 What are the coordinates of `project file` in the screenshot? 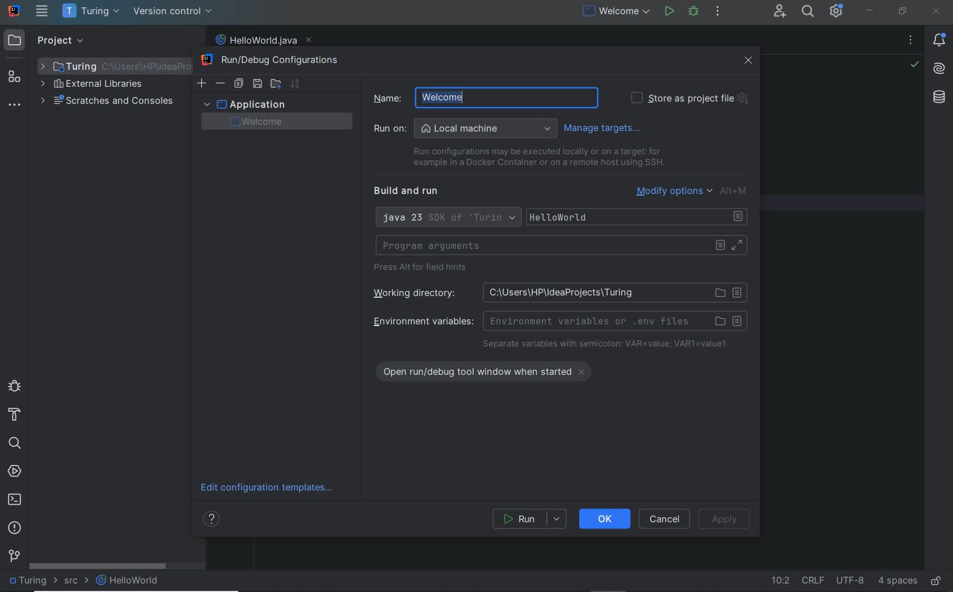 It's located at (31, 580).